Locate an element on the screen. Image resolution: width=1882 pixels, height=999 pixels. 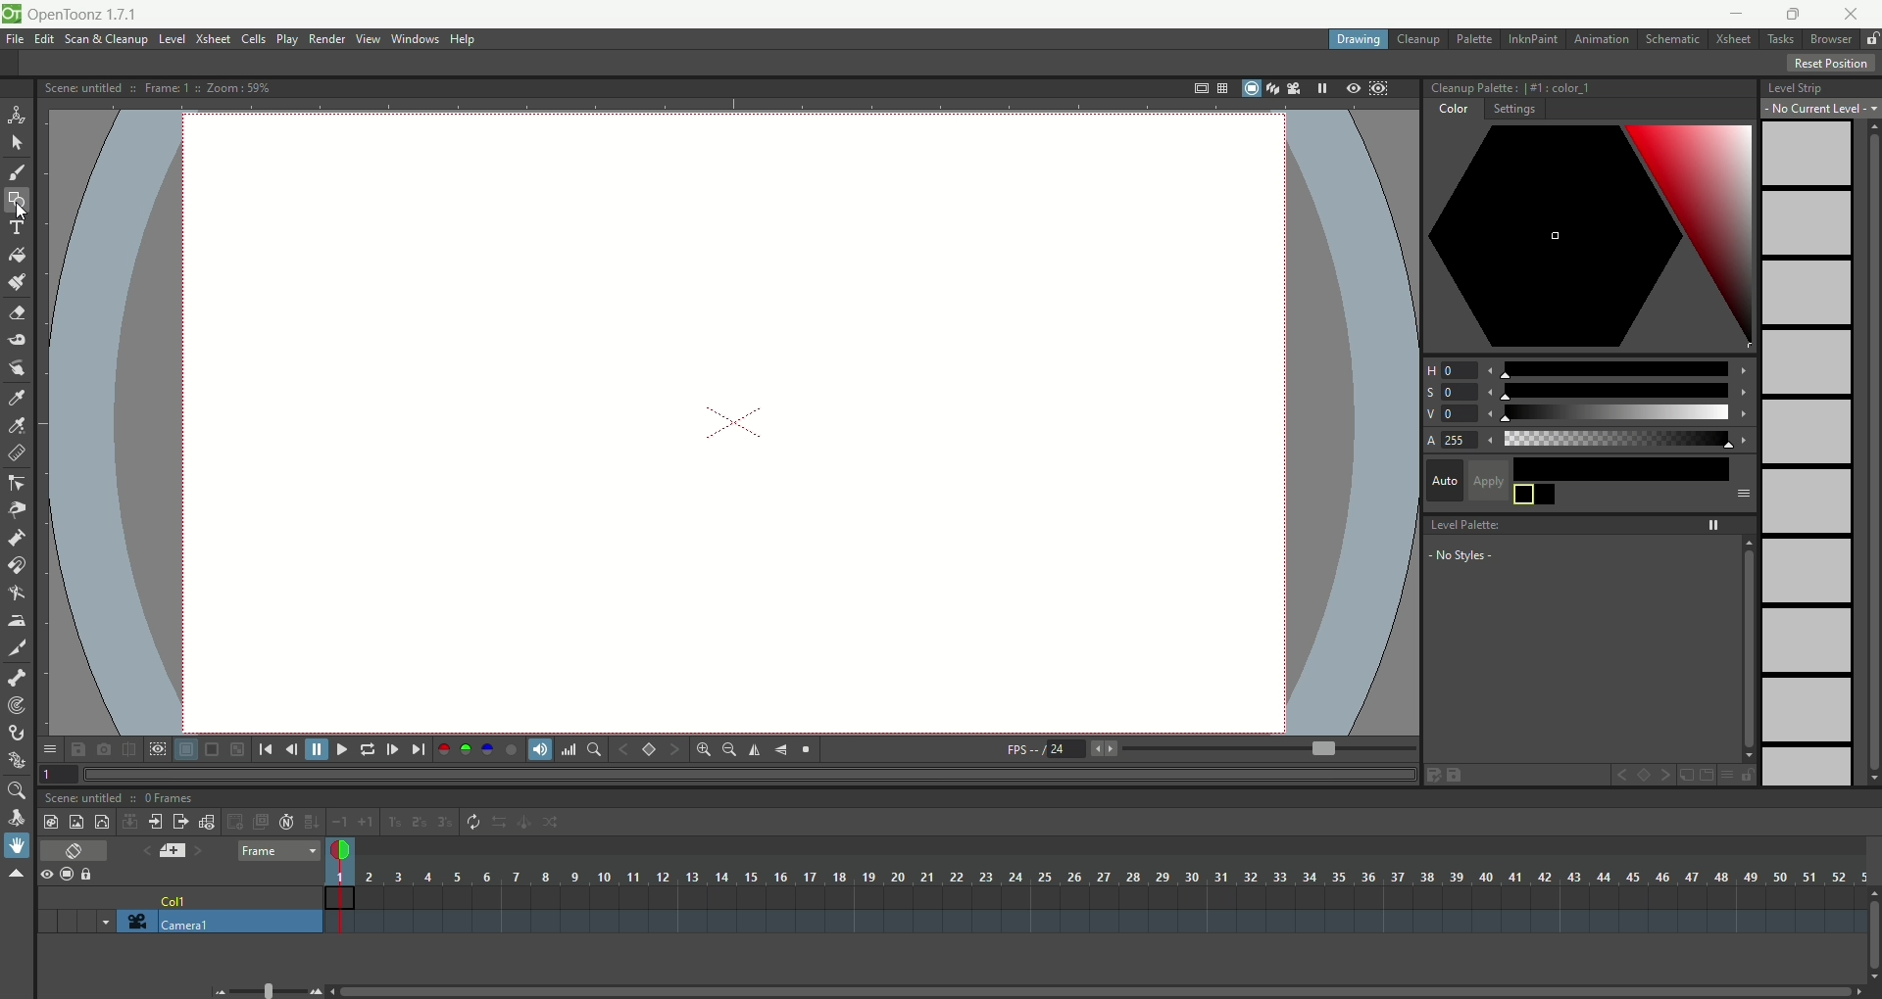
reverse is located at coordinates (501, 823).